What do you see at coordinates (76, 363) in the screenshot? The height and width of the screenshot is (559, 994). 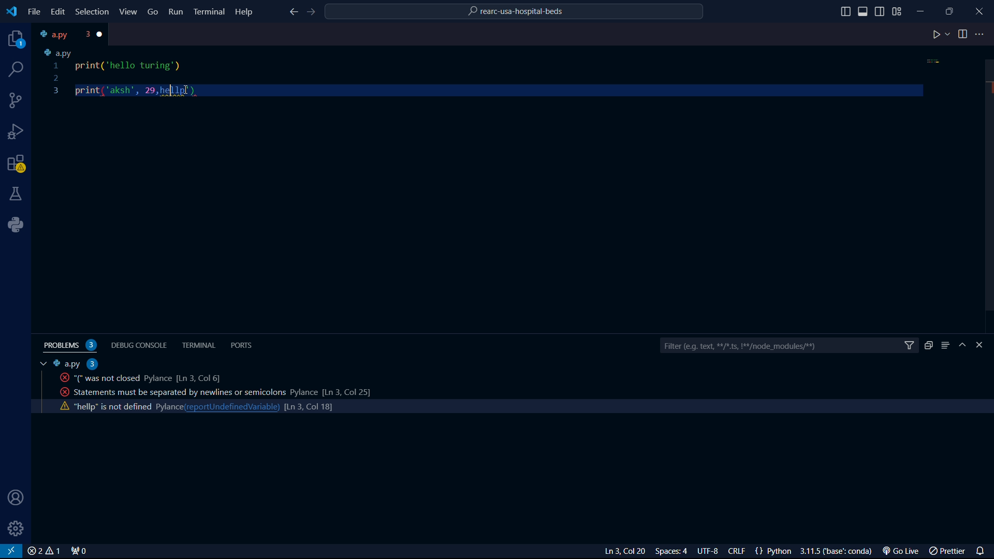 I see `a.py 2` at bounding box center [76, 363].